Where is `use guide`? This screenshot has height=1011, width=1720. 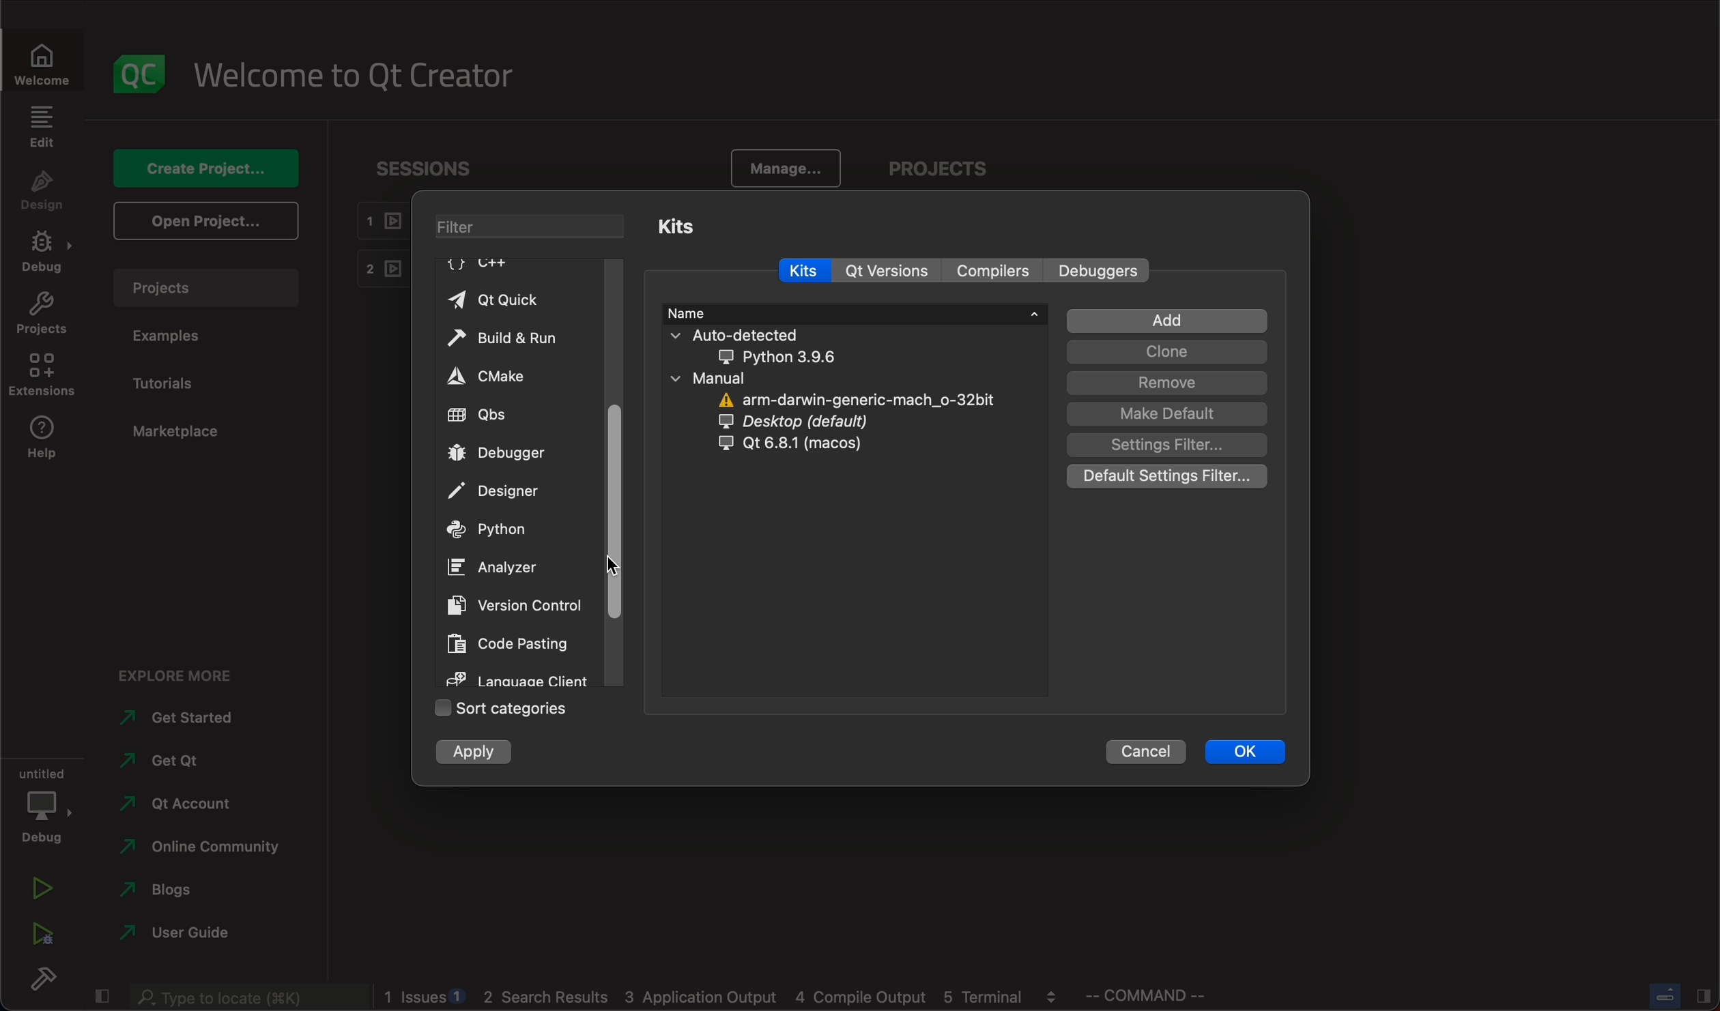
use guide is located at coordinates (178, 934).